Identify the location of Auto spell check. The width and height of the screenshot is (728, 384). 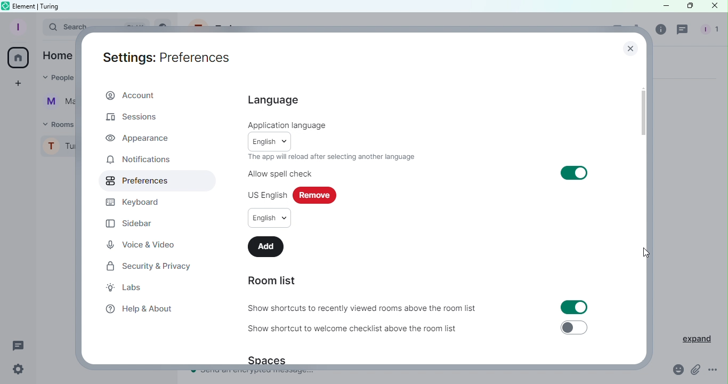
(280, 173).